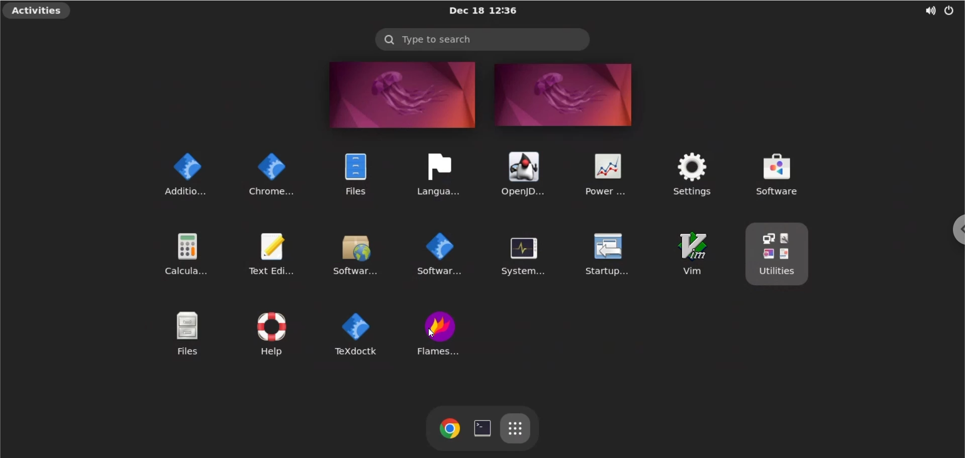 Image resolution: width=965 pixels, height=458 pixels. I want to click on activity screen two, so click(565, 95).